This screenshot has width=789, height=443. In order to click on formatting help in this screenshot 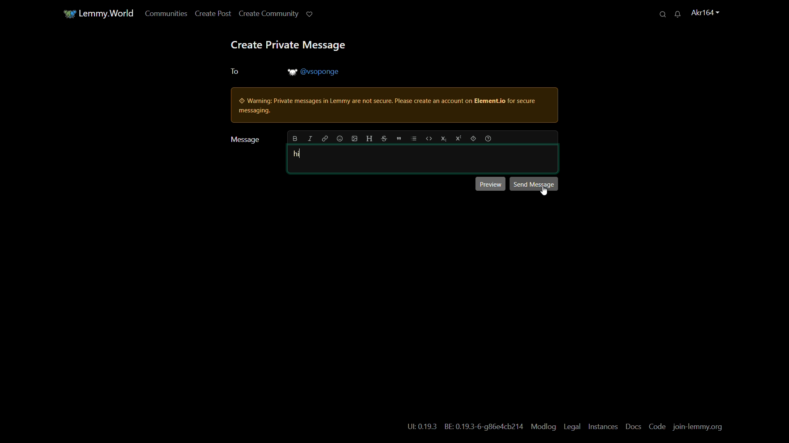, I will do `click(489, 139)`.